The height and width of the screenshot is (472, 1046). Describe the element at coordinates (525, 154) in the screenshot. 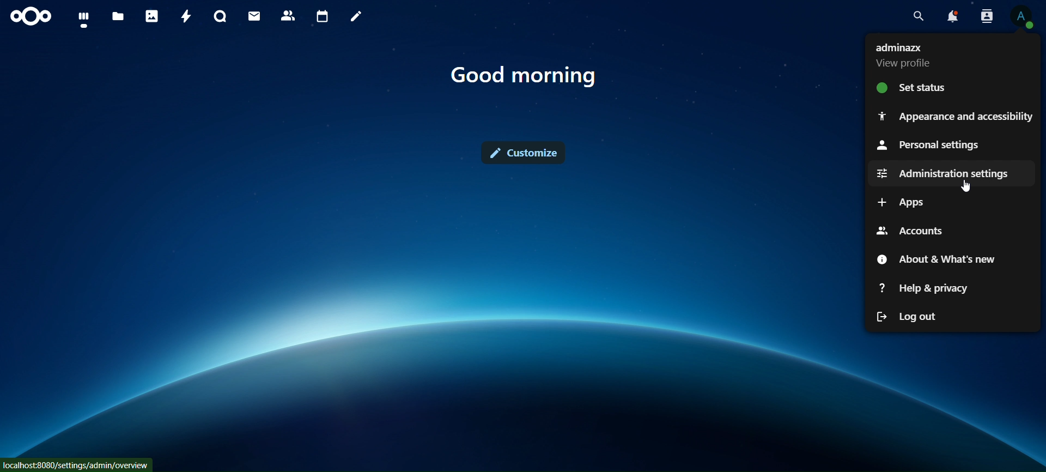

I see `customize` at that location.